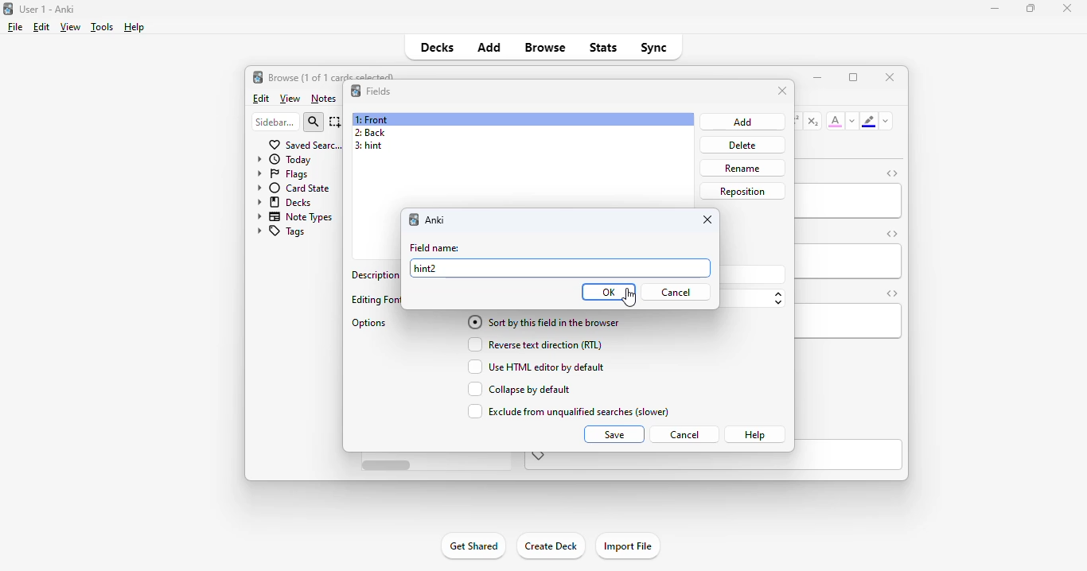 This screenshot has height=571, width=1087. Describe the element at coordinates (369, 132) in the screenshot. I see `2: back` at that location.